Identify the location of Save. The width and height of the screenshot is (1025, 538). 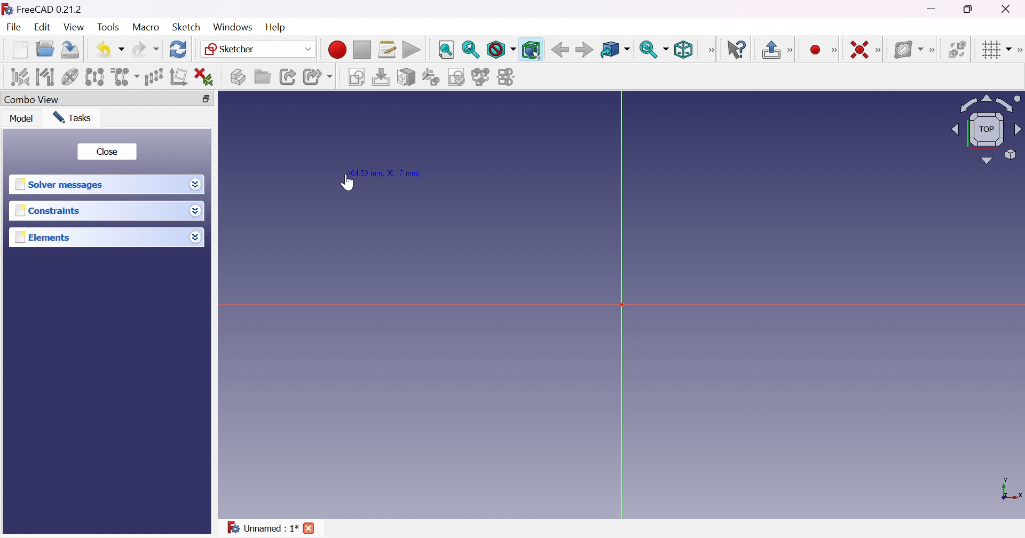
(71, 50).